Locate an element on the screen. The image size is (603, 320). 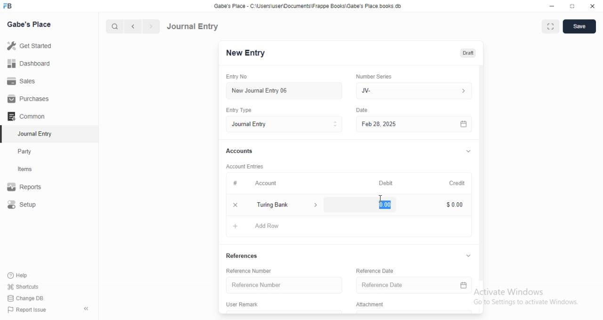
vertical scrollbar is located at coordinates (481, 172).